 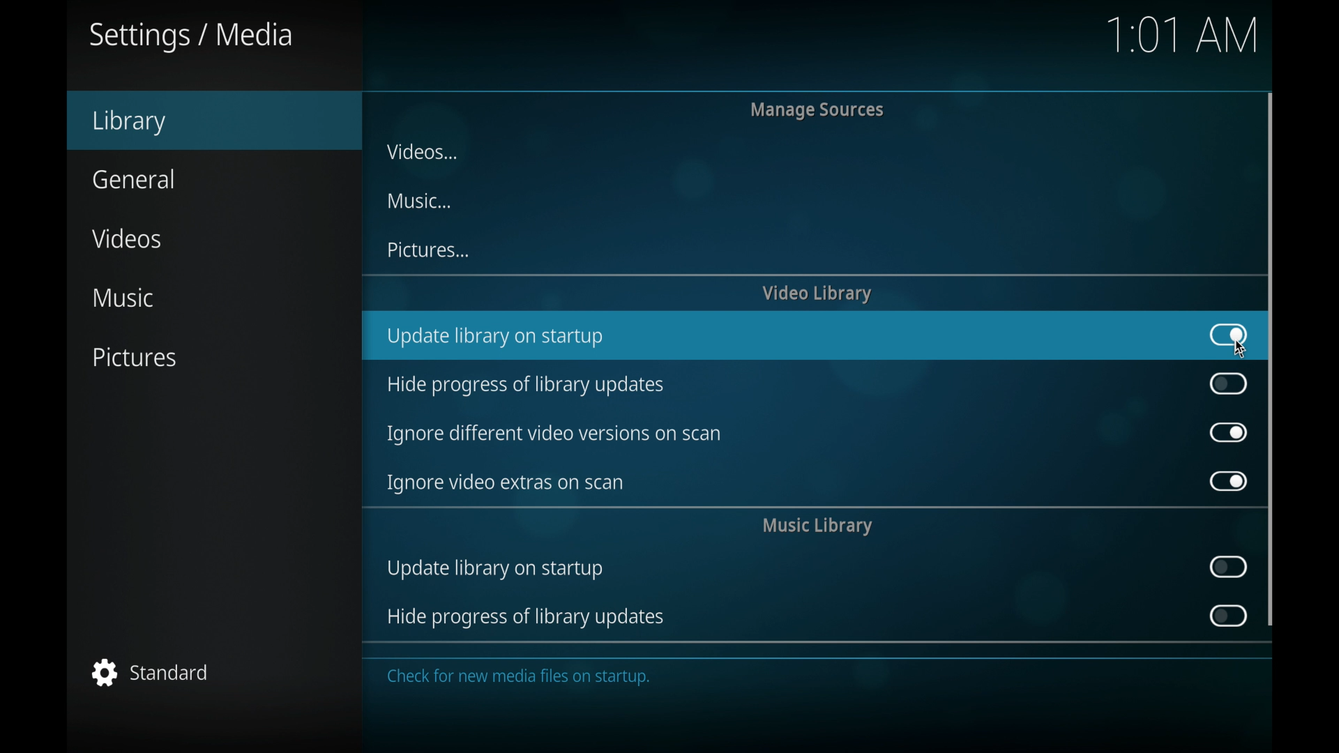 I want to click on music, so click(x=419, y=201).